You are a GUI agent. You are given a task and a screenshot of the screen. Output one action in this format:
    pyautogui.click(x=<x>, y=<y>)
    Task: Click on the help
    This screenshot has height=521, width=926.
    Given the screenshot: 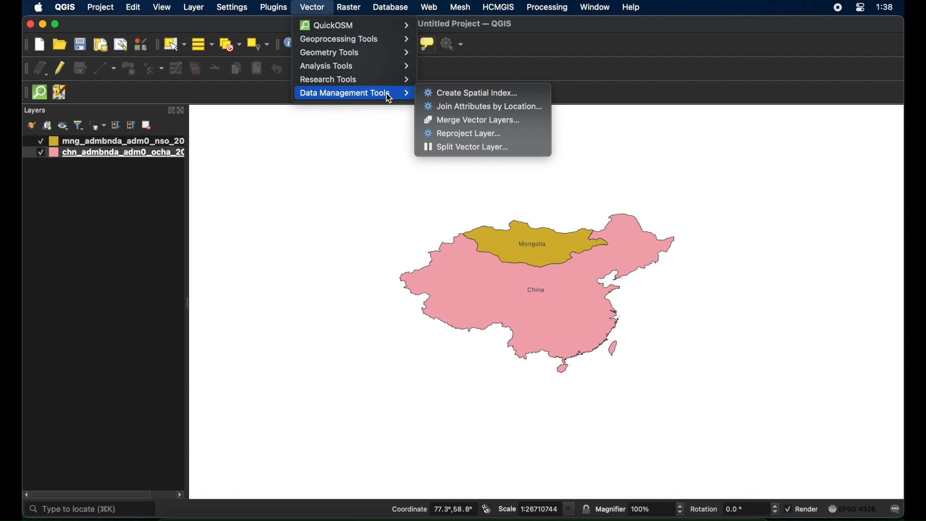 What is the action you would take?
    pyautogui.click(x=632, y=7)
    